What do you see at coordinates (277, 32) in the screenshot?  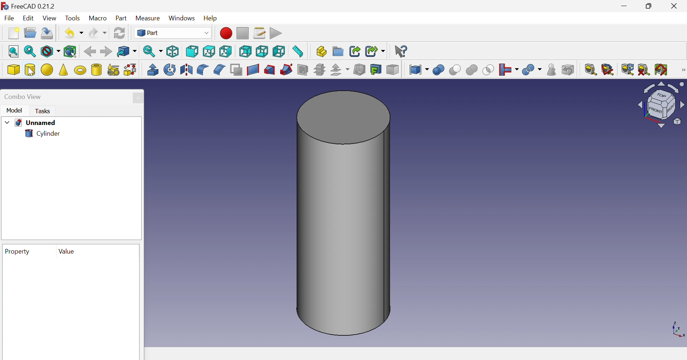 I see `Execute macro` at bounding box center [277, 32].